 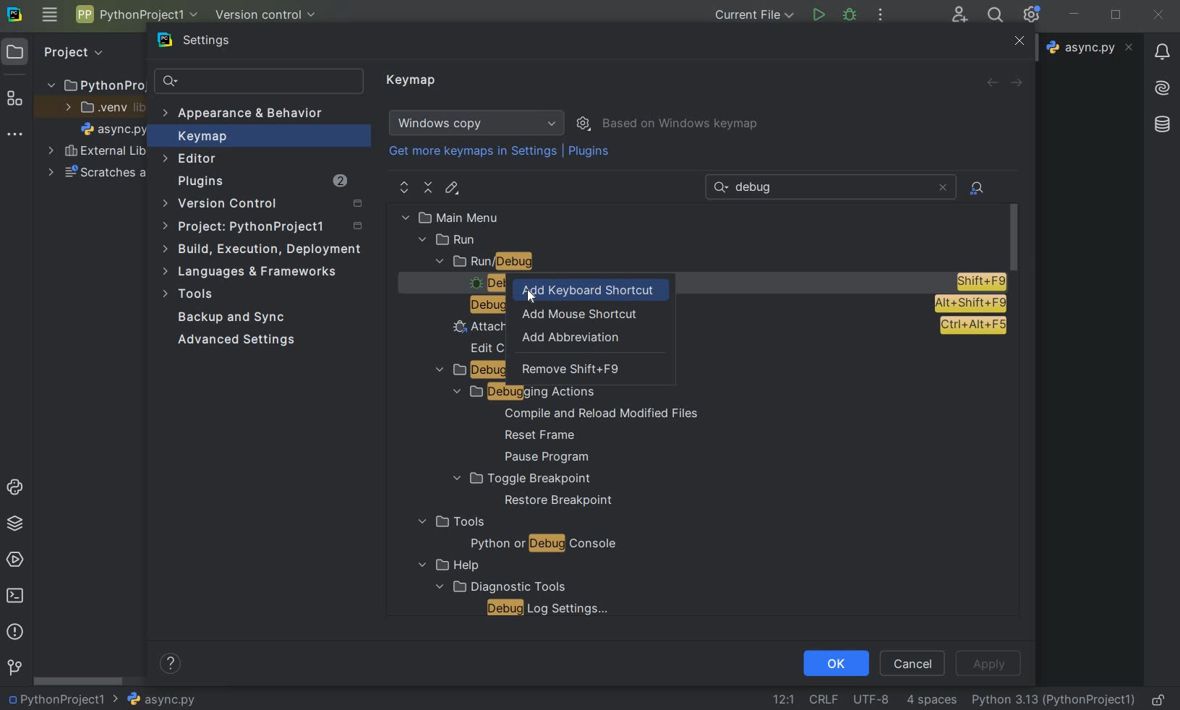 I want to click on reset frame, so click(x=536, y=436).